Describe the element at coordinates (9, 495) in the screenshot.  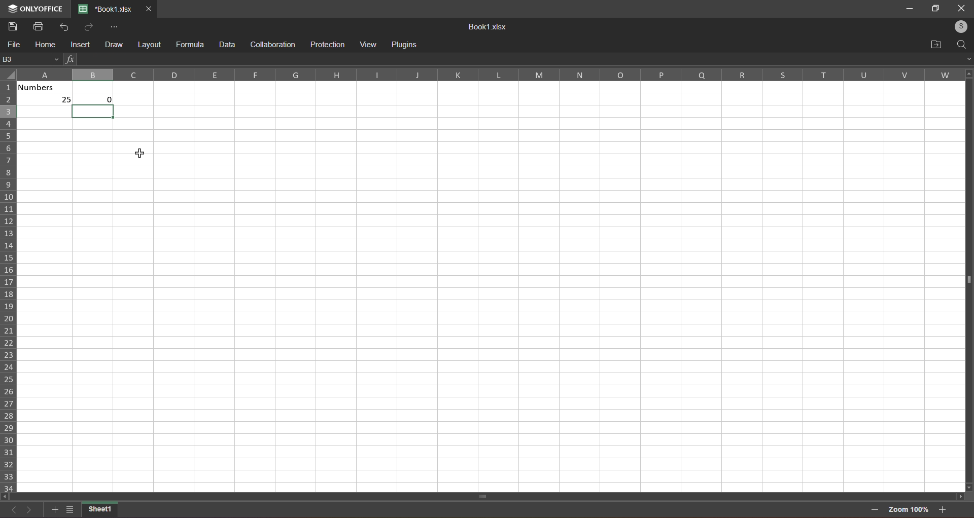
I see `scroll left` at that location.